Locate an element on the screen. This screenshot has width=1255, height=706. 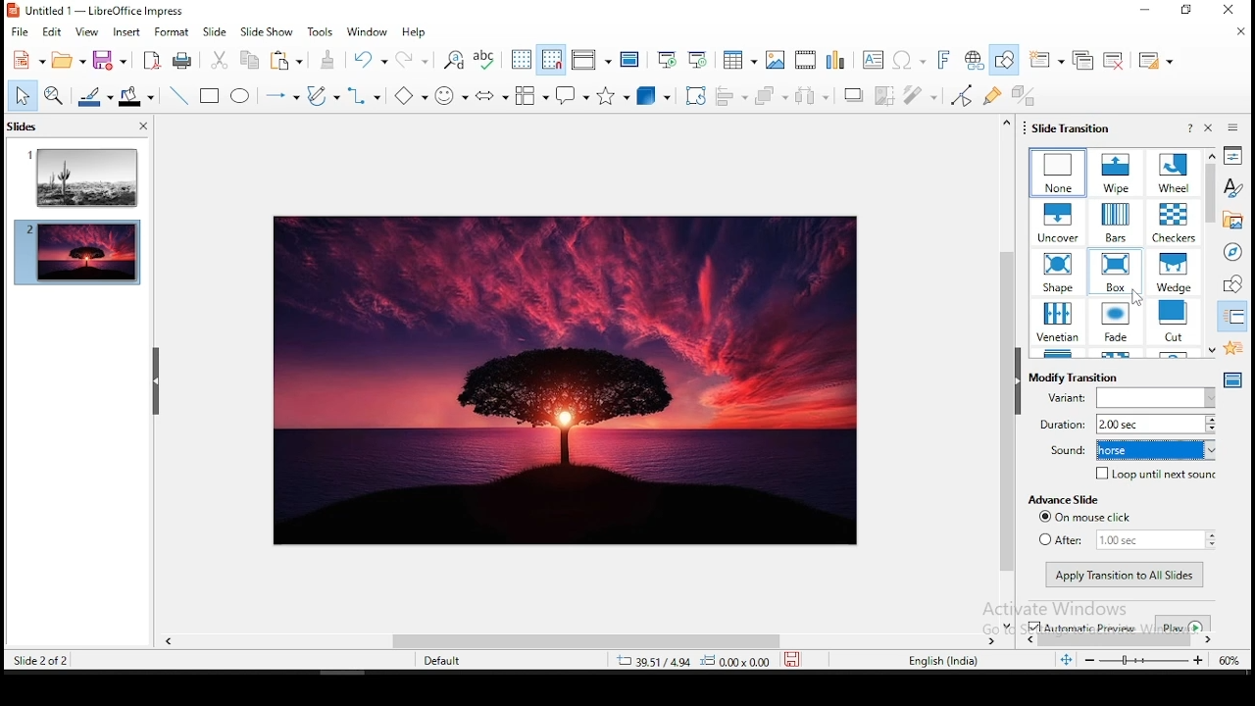
scroll bar is located at coordinates (670, 641).